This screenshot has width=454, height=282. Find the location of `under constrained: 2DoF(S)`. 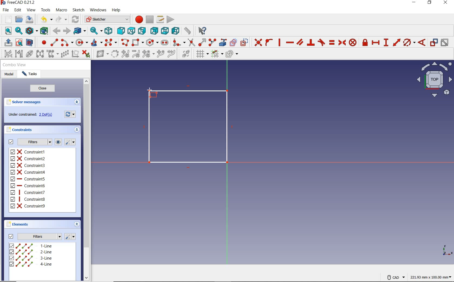

under constrained: 2DoF(S) is located at coordinates (30, 115).